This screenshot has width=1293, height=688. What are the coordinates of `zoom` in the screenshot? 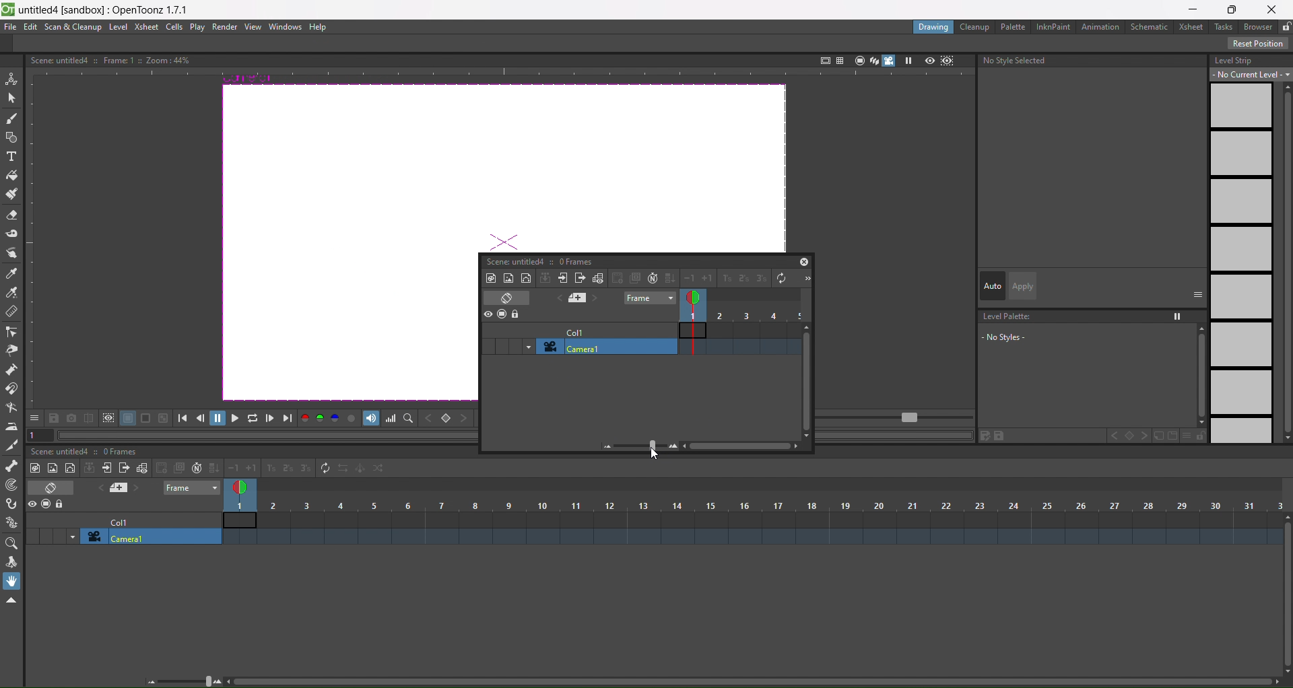 It's located at (622, 446).